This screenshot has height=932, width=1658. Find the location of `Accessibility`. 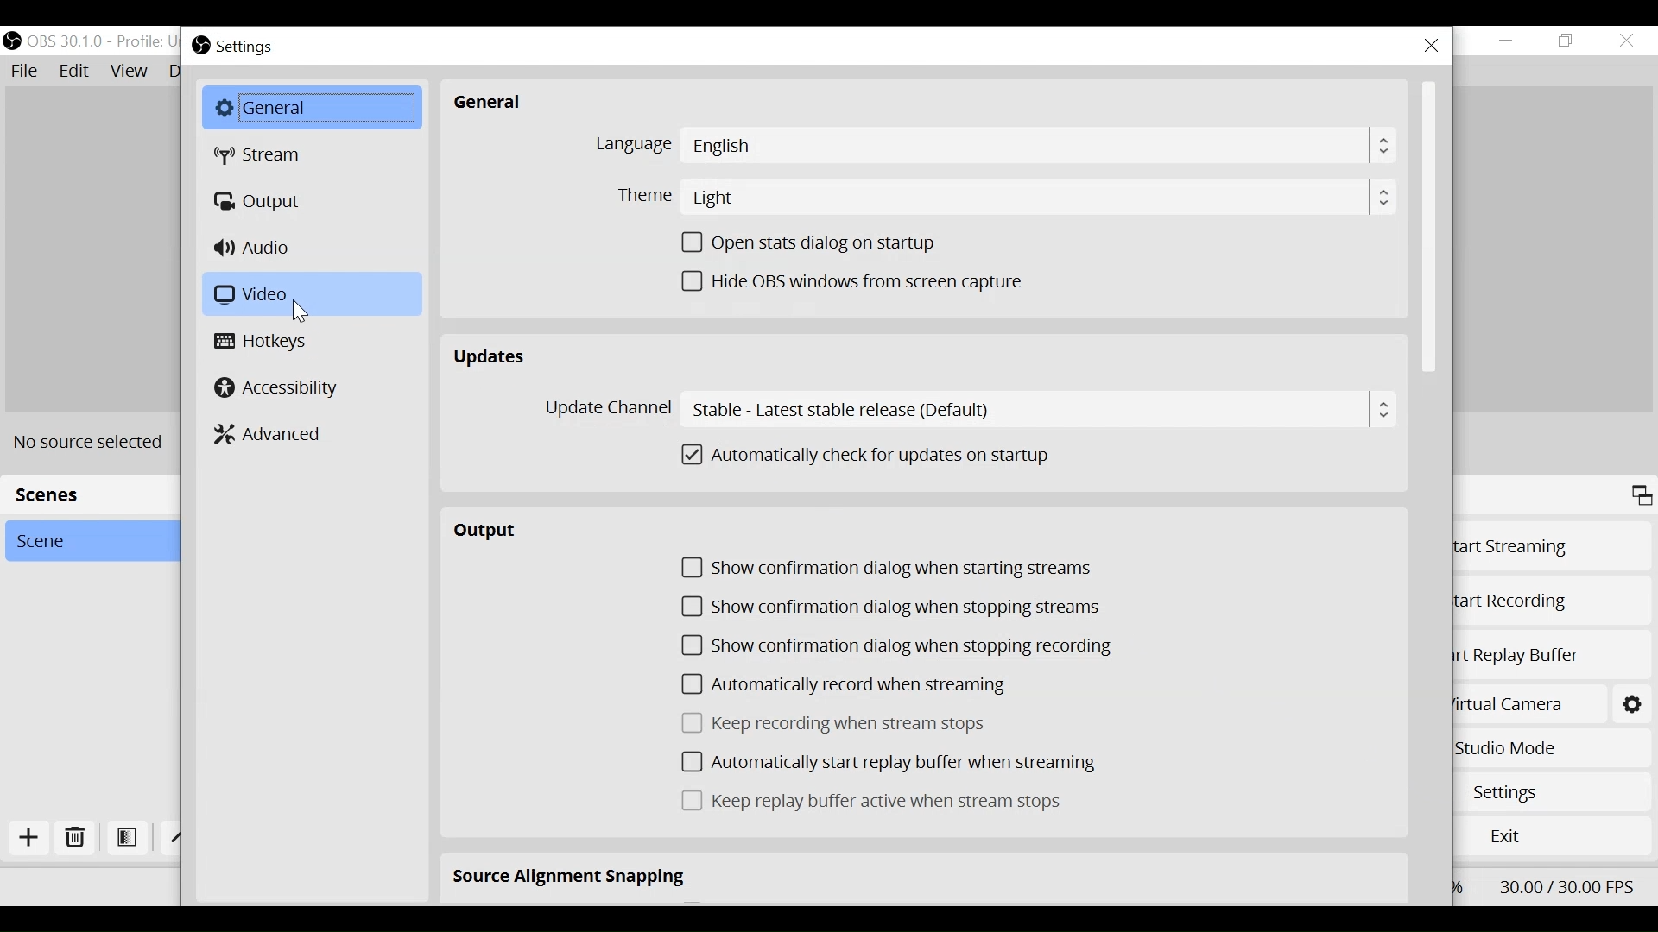

Accessibility is located at coordinates (277, 387).